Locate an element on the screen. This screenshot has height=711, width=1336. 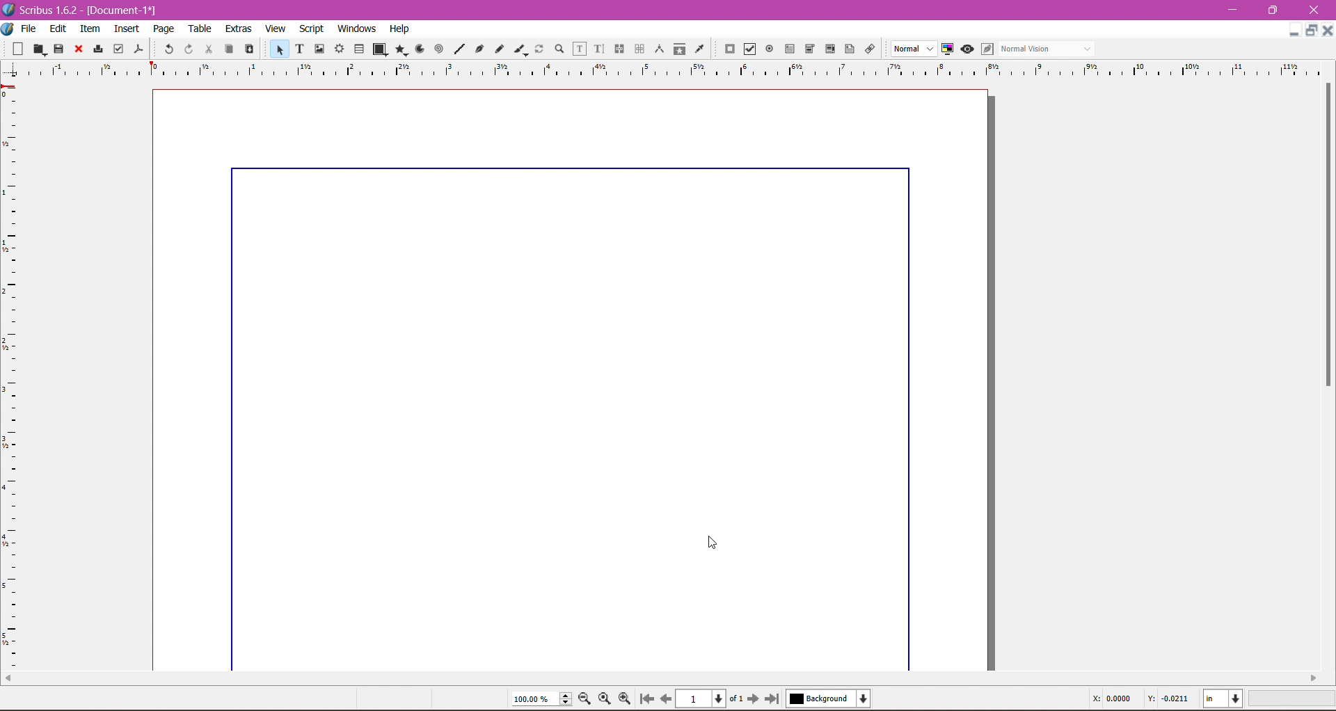
Link Text Frames is located at coordinates (618, 49).